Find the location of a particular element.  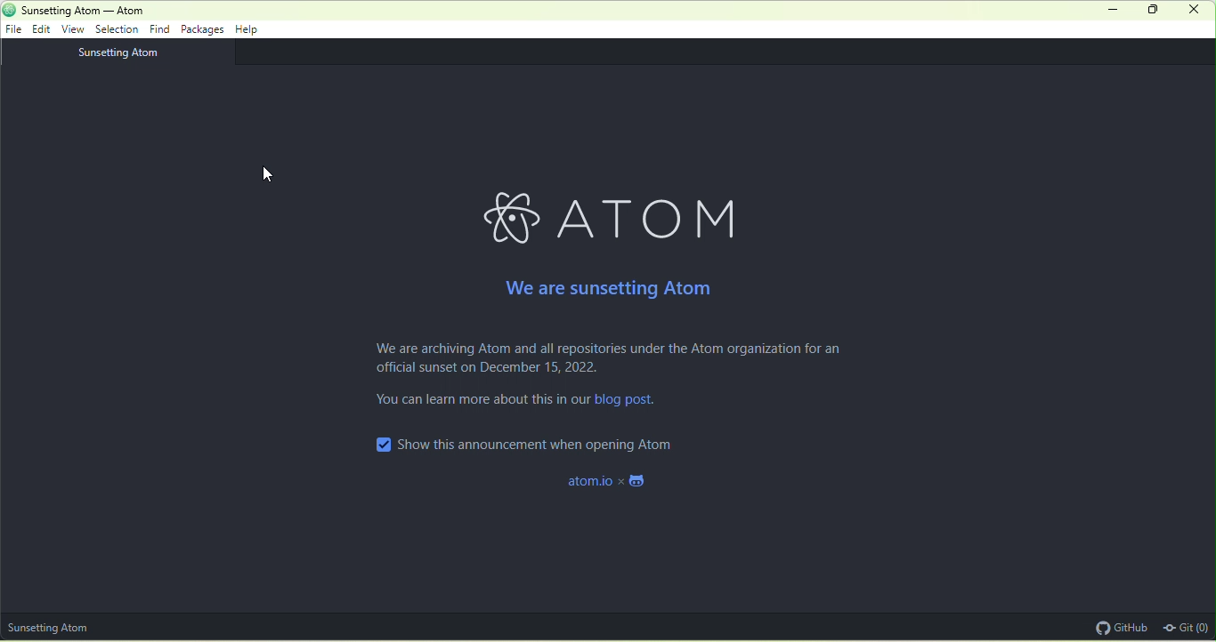

edit is located at coordinates (45, 30).